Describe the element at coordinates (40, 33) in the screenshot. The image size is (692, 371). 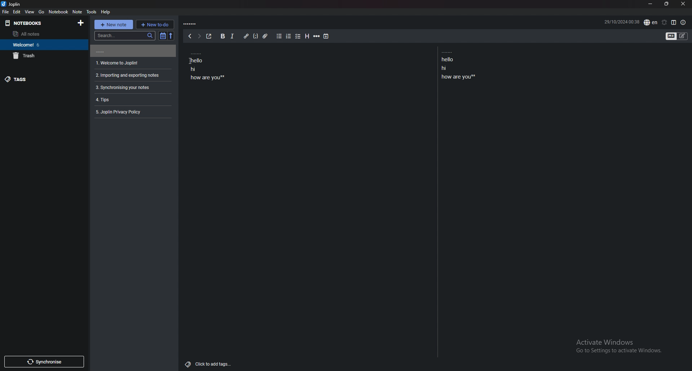
I see `all notes` at that location.